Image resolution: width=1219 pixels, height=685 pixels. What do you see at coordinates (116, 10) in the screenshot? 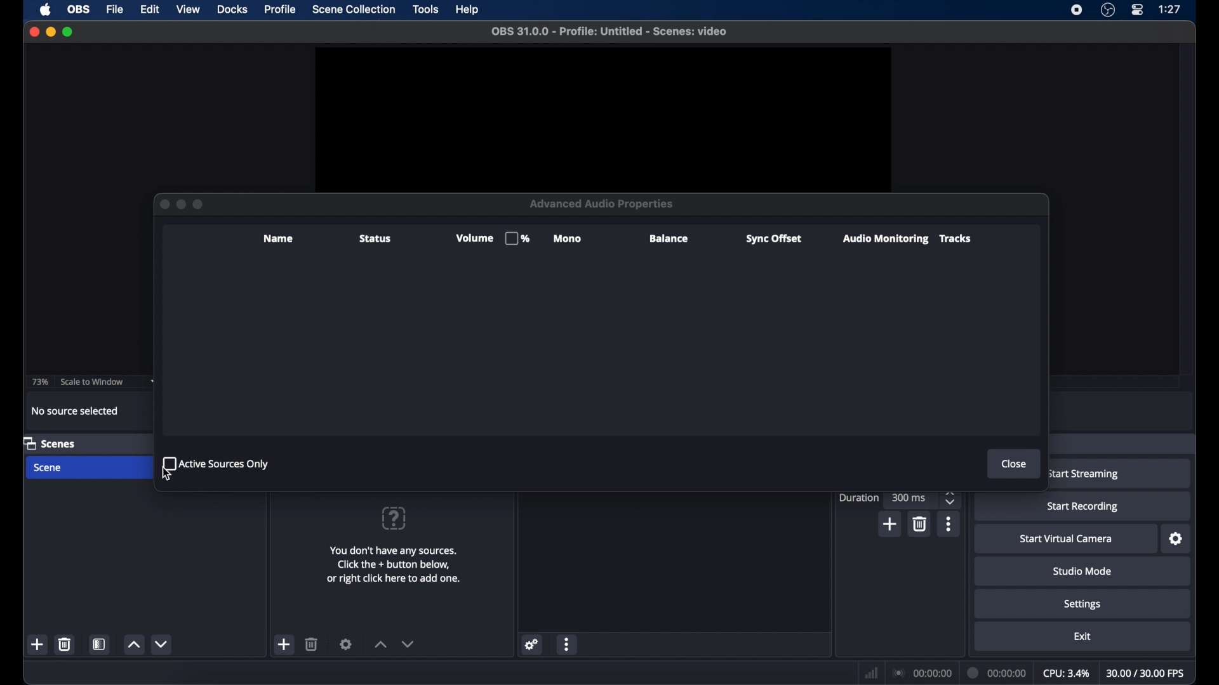
I see `file` at bounding box center [116, 10].